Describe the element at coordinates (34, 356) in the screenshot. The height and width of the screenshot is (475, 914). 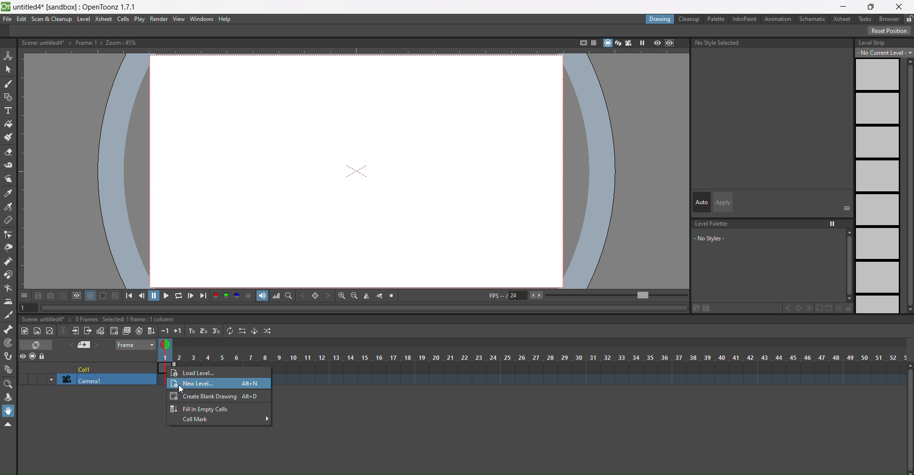
I see `` at that location.